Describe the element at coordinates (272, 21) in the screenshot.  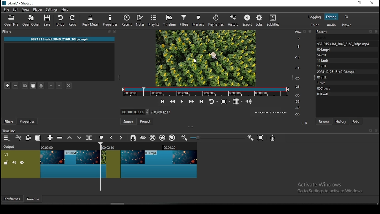
I see `subtitles` at that location.